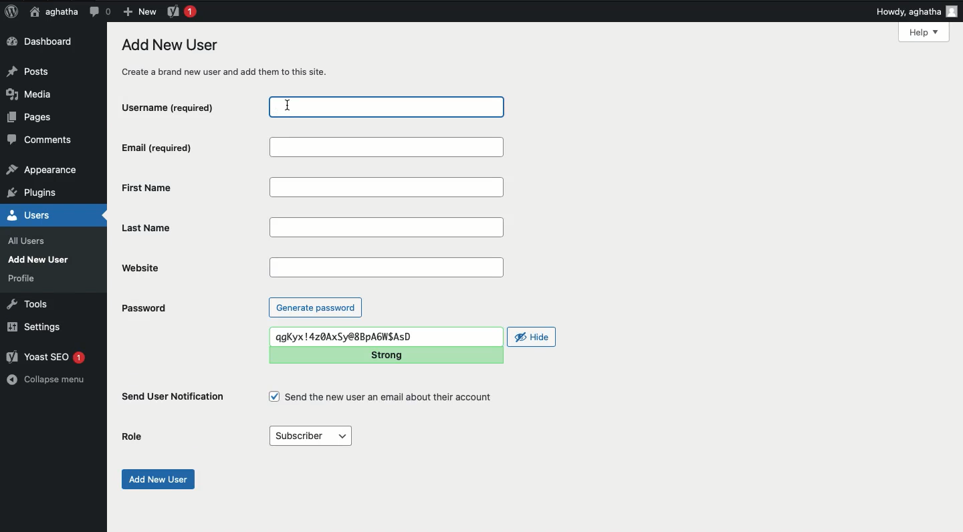  I want to click on Hide, so click(532, 337).